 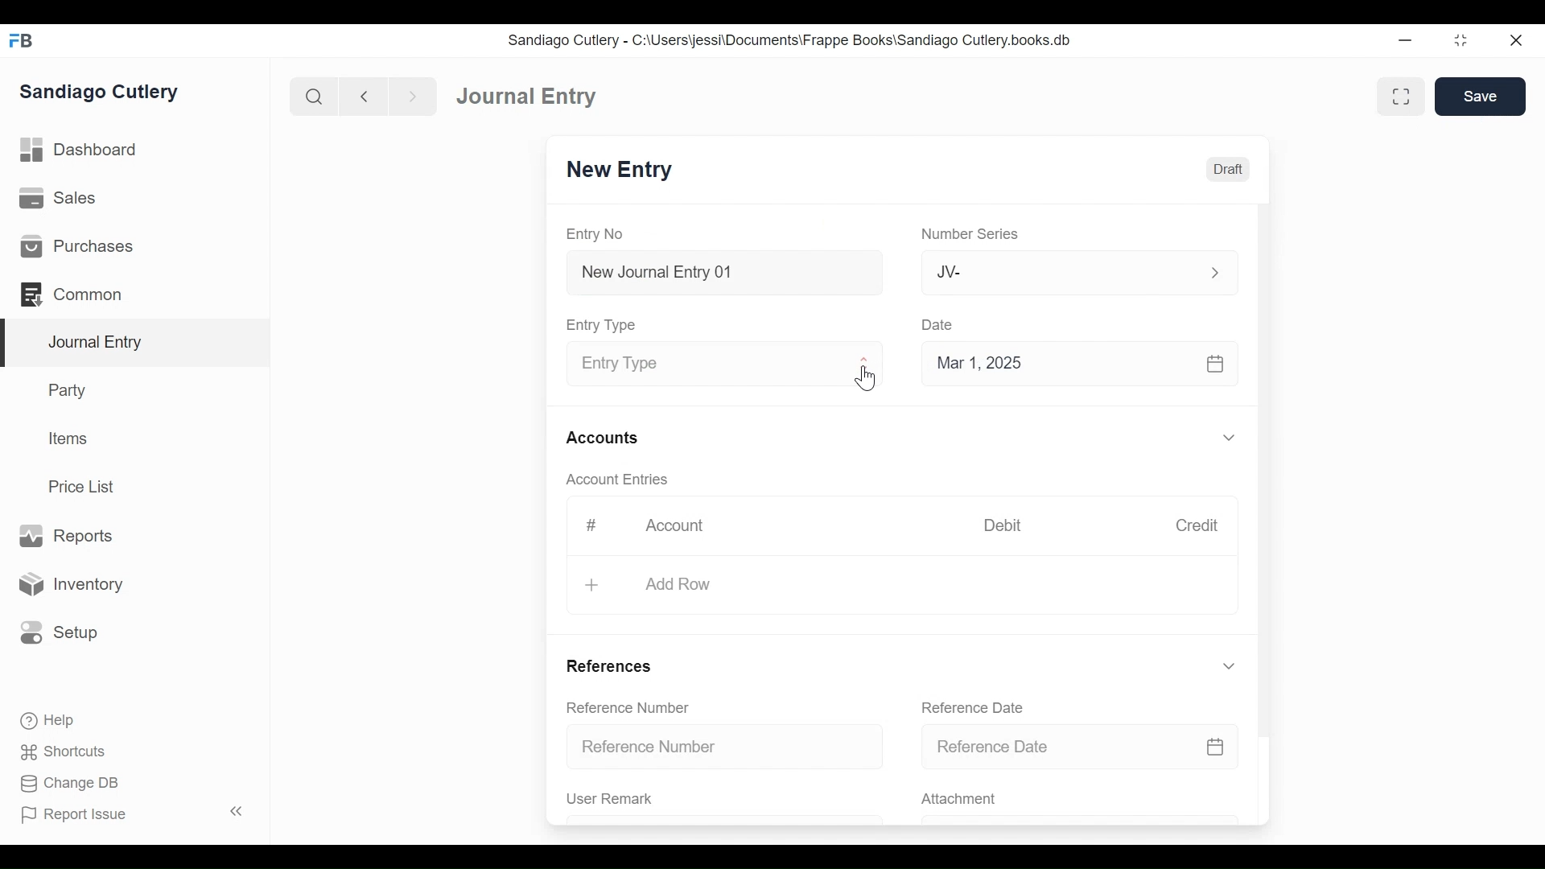 What do you see at coordinates (1228, 437) in the screenshot?
I see `expand/collapse` at bounding box center [1228, 437].